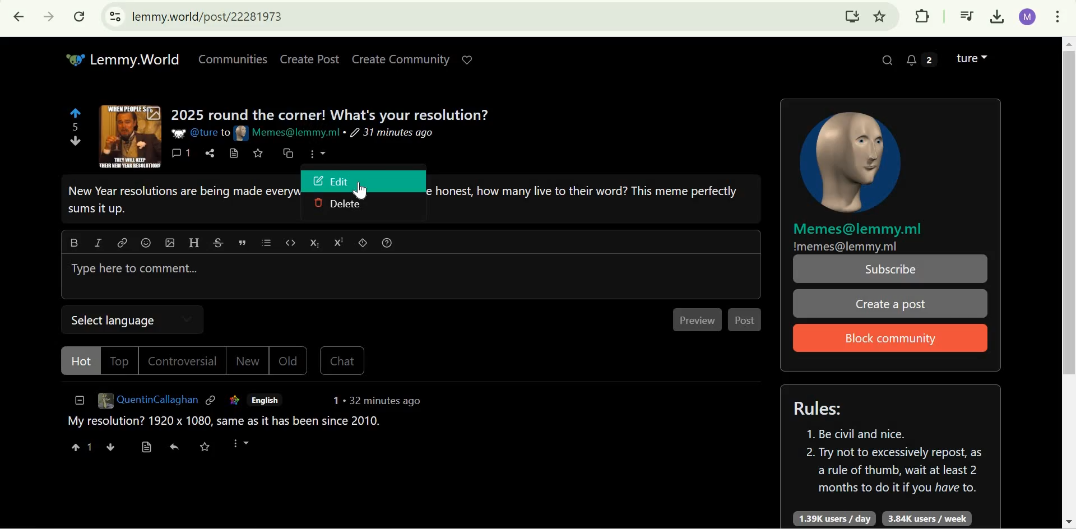 Image resolution: width=1076 pixels, height=529 pixels. What do you see at coordinates (342, 361) in the screenshot?
I see `Chat` at bounding box center [342, 361].